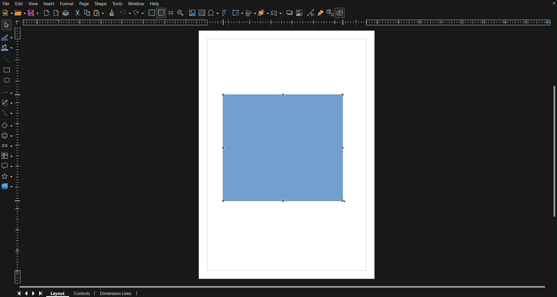  What do you see at coordinates (42, 294) in the screenshot?
I see `Last` at bounding box center [42, 294].